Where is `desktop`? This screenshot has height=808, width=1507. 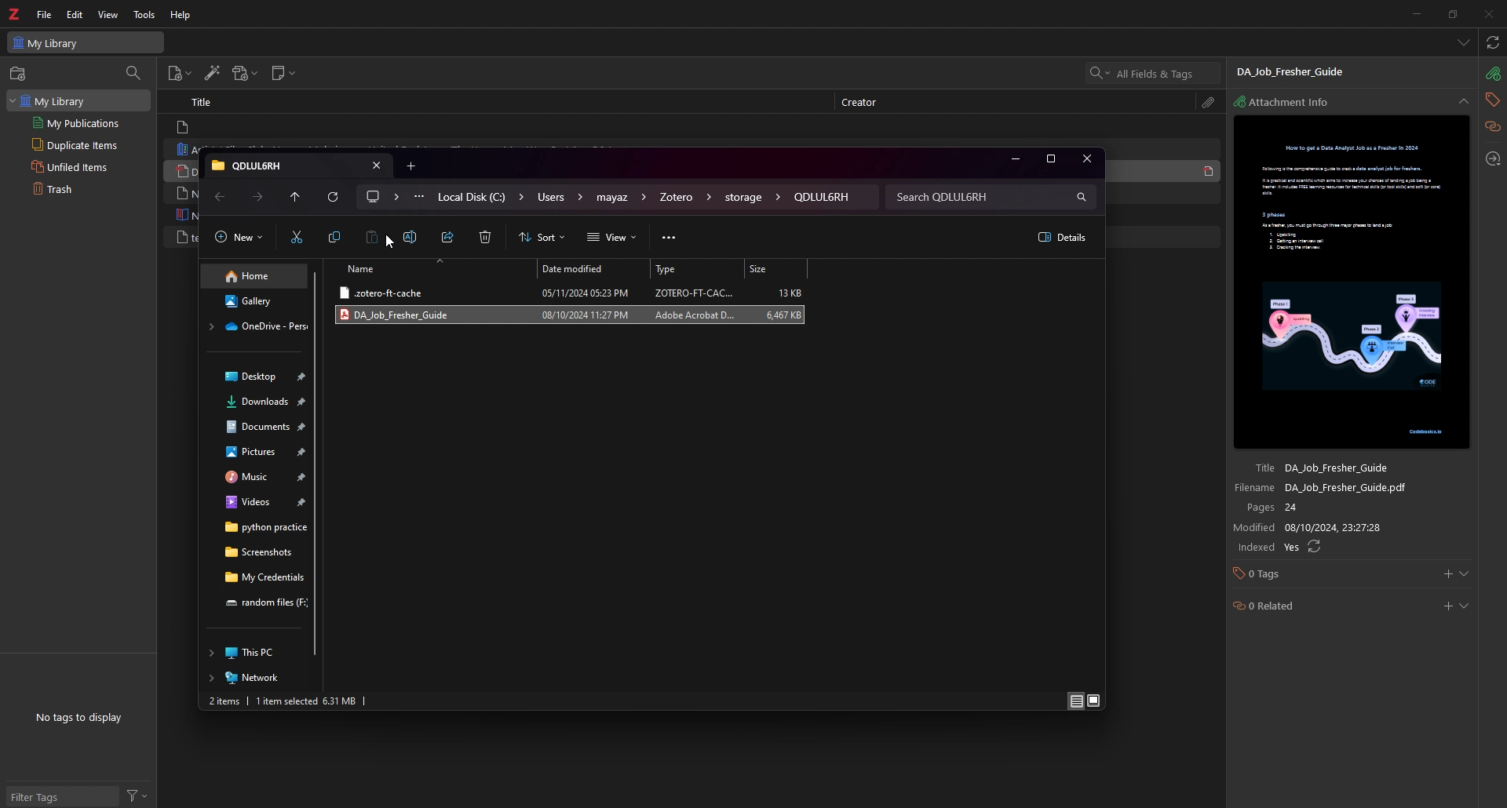 desktop is located at coordinates (257, 377).